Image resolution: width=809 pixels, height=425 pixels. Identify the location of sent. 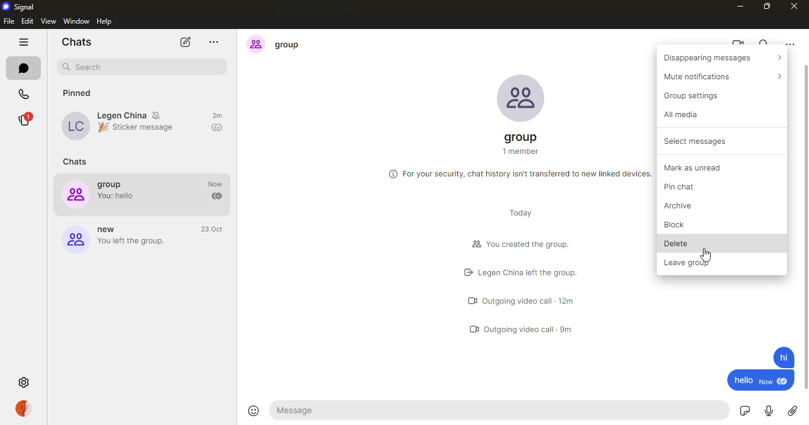
(217, 128).